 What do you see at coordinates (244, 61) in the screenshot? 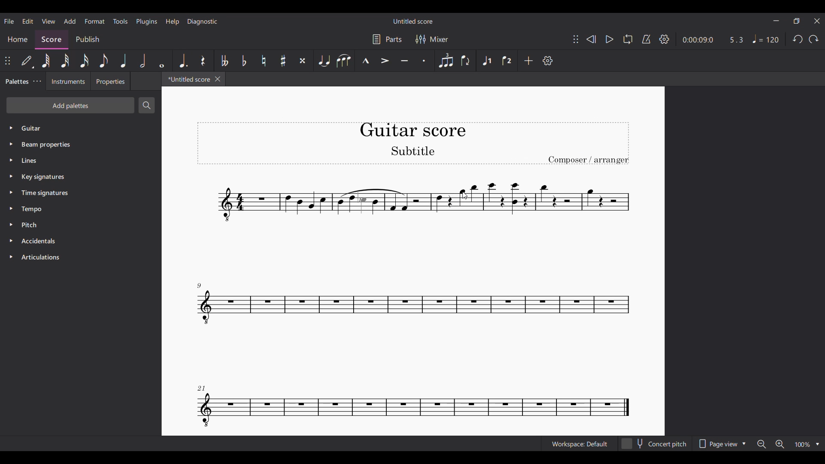
I see `Toggle flat` at bounding box center [244, 61].